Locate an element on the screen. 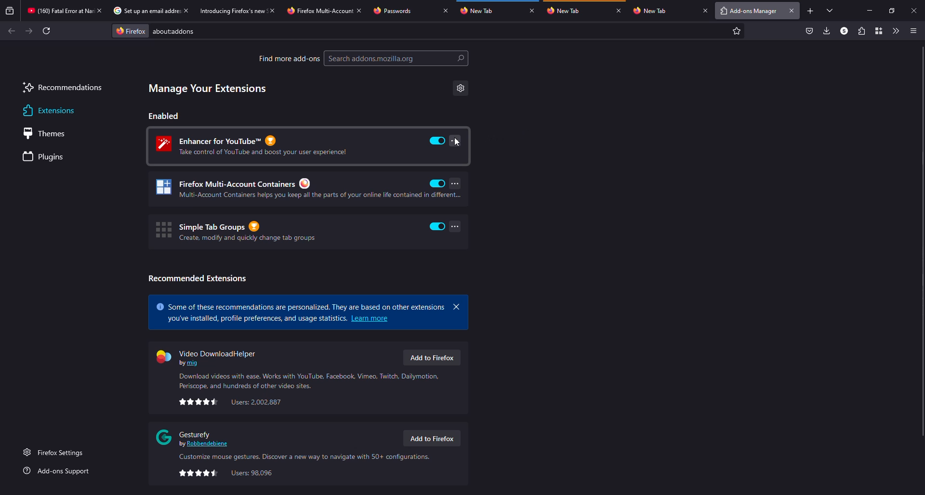 Image resolution: width=925 pixels, height=495 pixels. back is located at coordinates (12, 31).